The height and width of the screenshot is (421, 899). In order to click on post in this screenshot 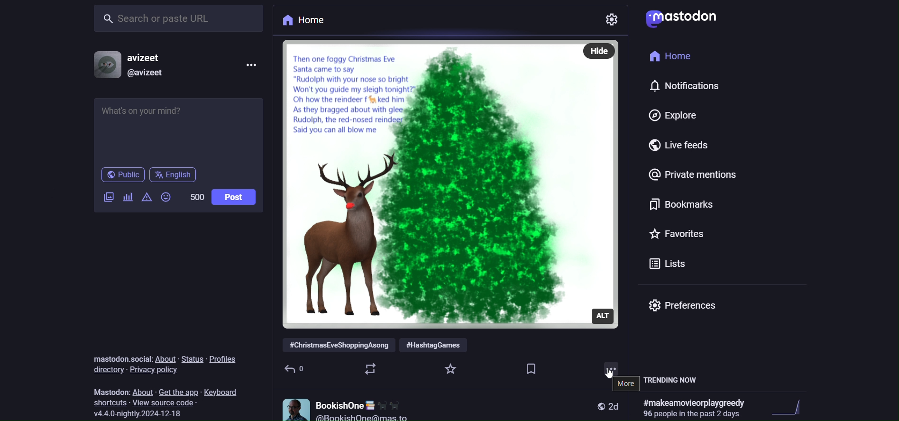, I will do `click(235, 196)`.